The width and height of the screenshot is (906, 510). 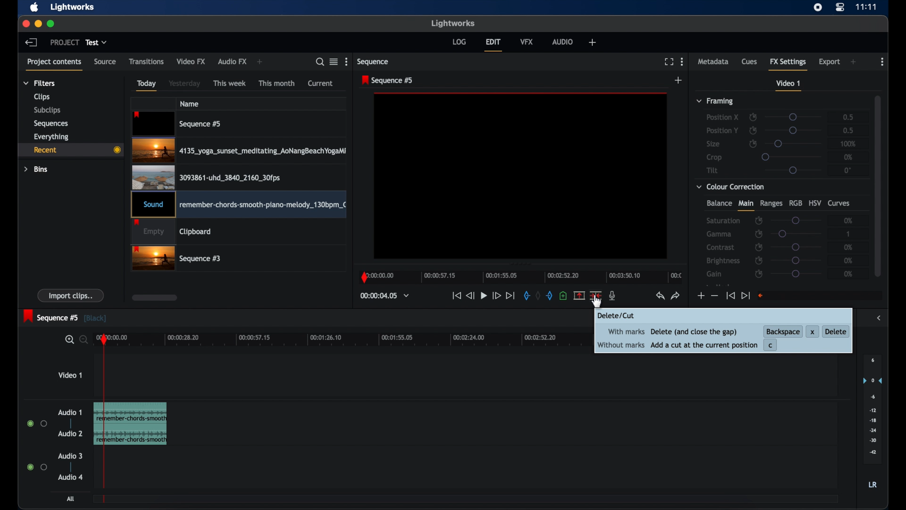 What do you see at coordinates (716, 102) in the screenshot?
I see `framing` at bounding box center [716, 102].